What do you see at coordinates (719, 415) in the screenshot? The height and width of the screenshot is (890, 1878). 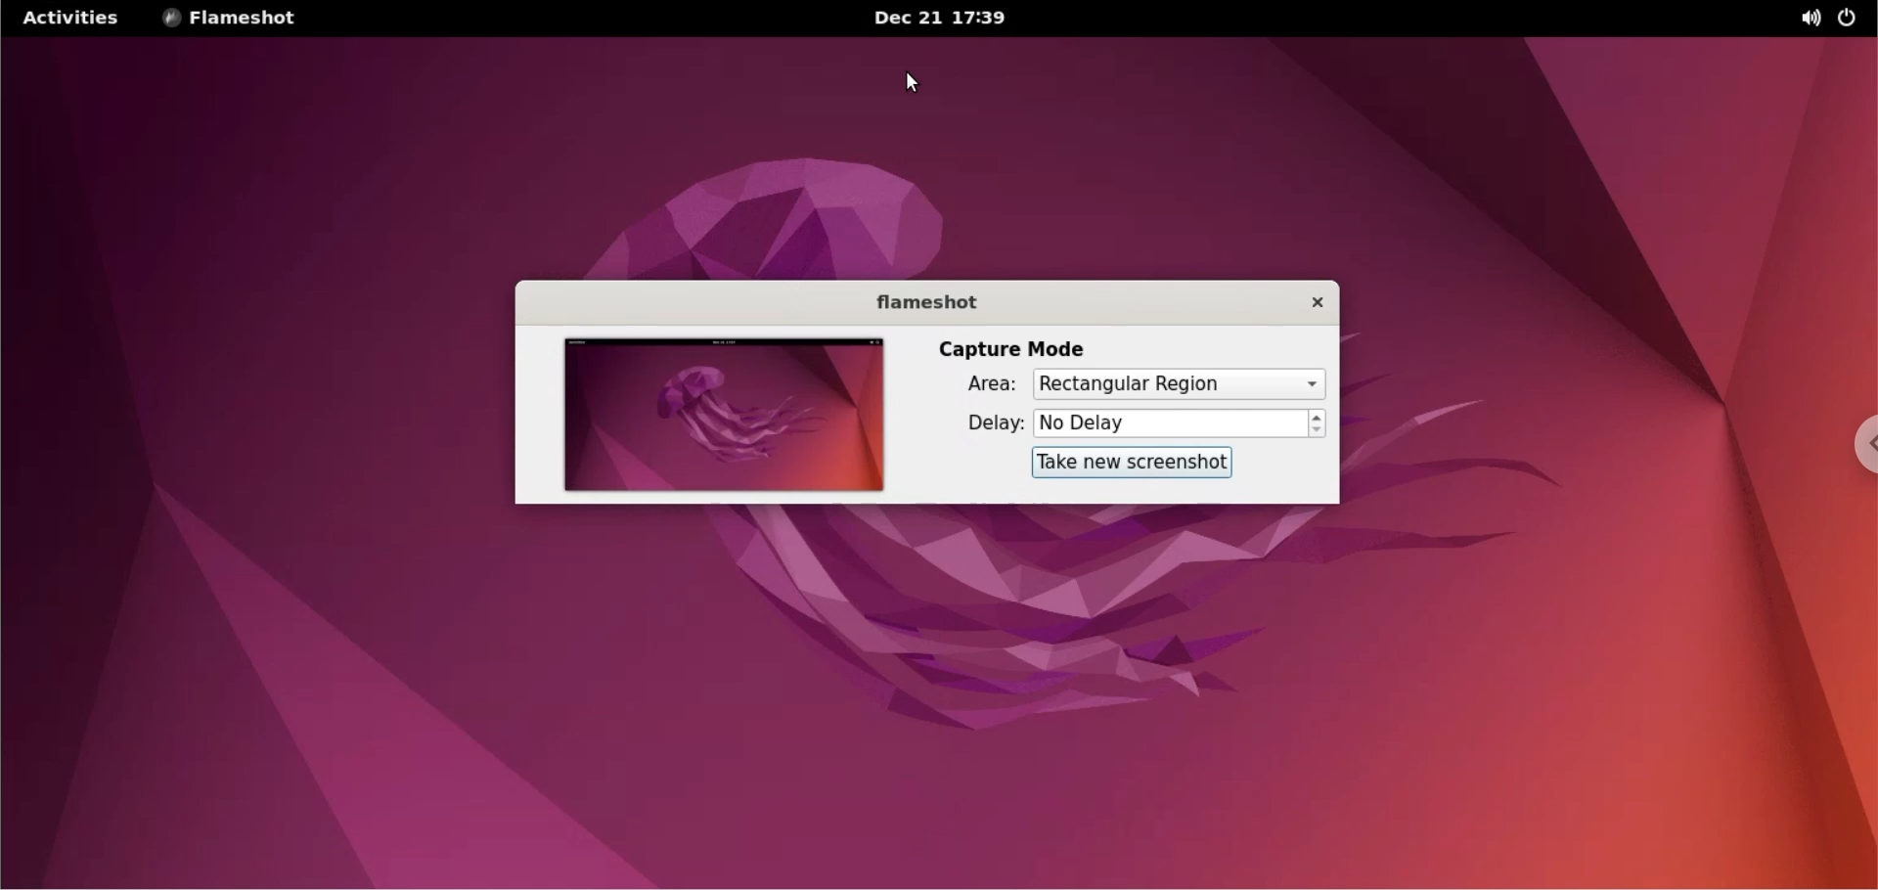 I see `screenshot preview` at bounding box center [719, 415].